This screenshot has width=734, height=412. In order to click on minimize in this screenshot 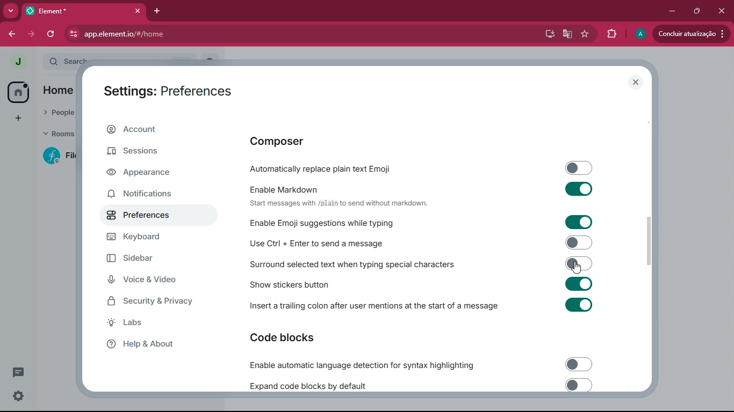, I will do `click(668, 10)`.